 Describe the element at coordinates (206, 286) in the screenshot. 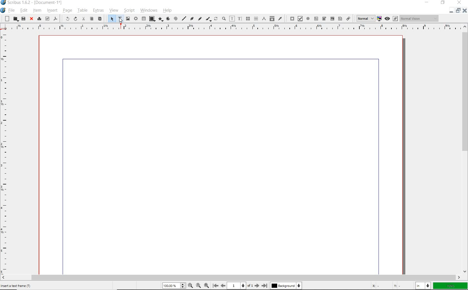

I see `Zoom In` at that location.